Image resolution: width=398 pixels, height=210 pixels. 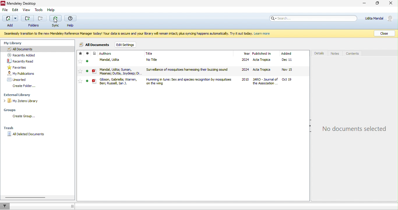 What do you see at coordinates (94, 45) in the screenshot?
I see `all documents` at bounding box center [94, 45].